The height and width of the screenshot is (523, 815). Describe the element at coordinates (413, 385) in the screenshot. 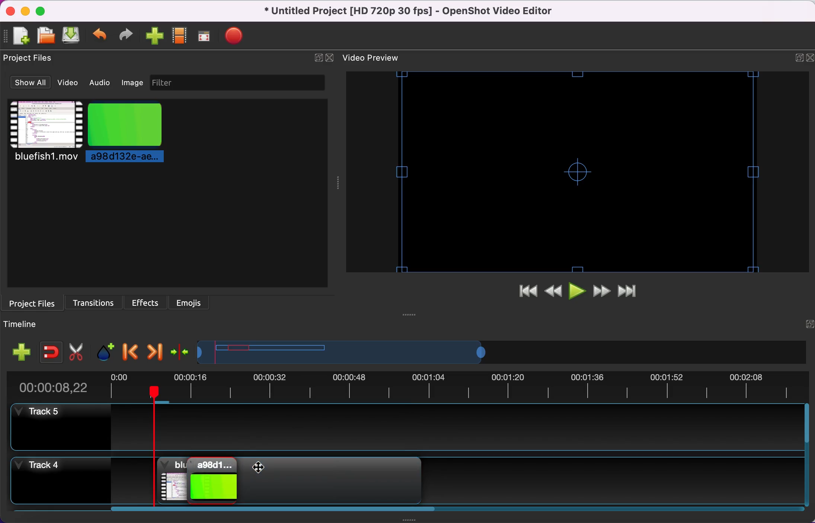

I see `duration` at that location.